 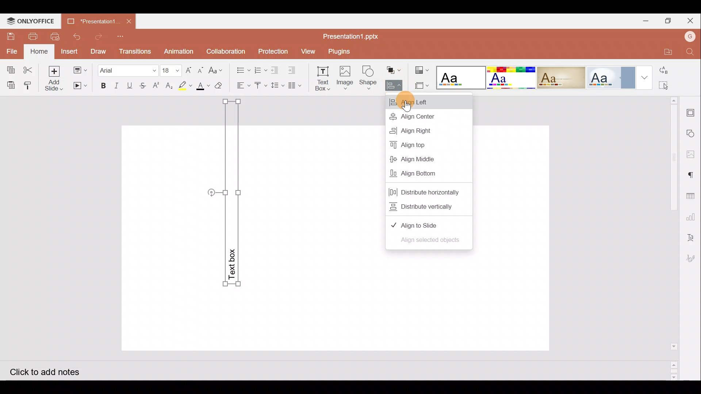 What do you see at coordinates (350, 35) in the screenshot?
I see `Presentation1.pptx` at bounding box center [350, 35].